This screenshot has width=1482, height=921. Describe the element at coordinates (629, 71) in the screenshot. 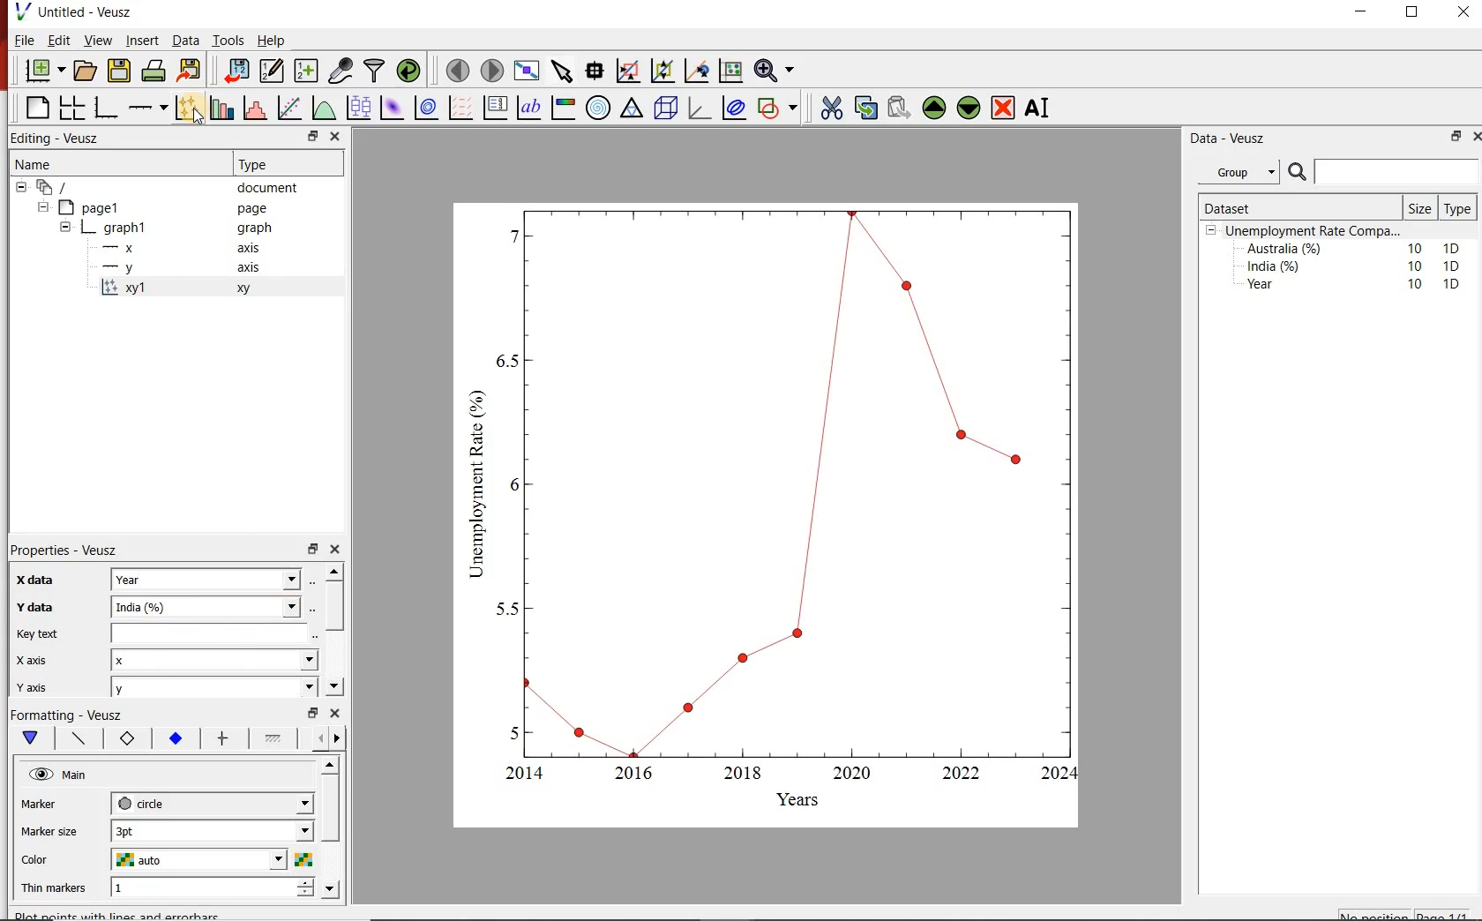

I see `click or draw rectangle on the zoom graph axes` at that location.